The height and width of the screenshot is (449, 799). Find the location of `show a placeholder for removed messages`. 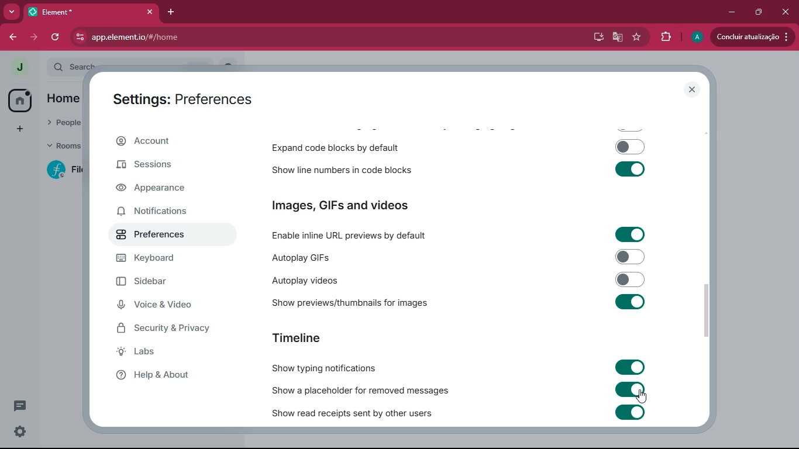

show a placeholder for removed messages is located at coordinates (366, 389).